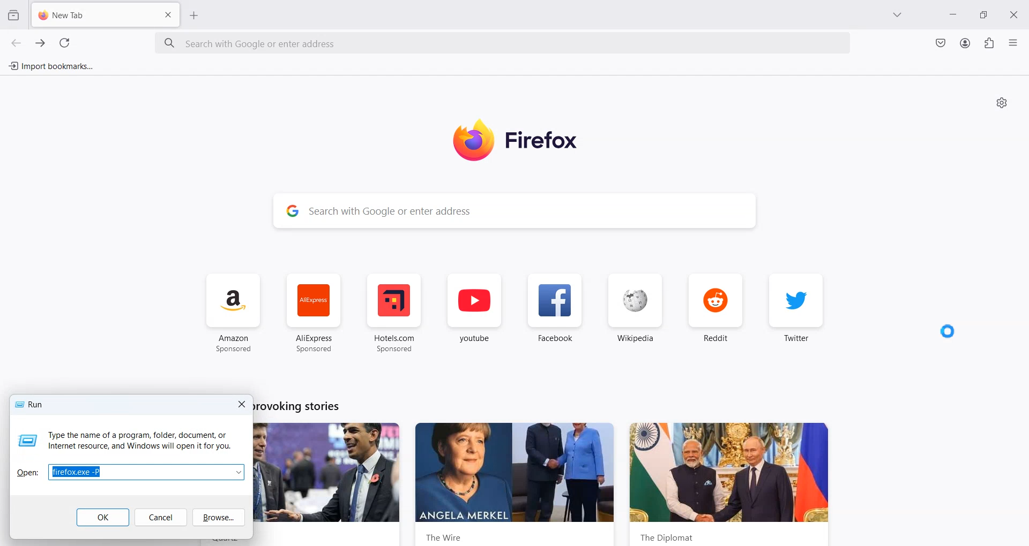  What do you see at coordinates (393, 313) in the screenshot?
I see `Hotel.com Sponsored` at bounding box center [393, 313].